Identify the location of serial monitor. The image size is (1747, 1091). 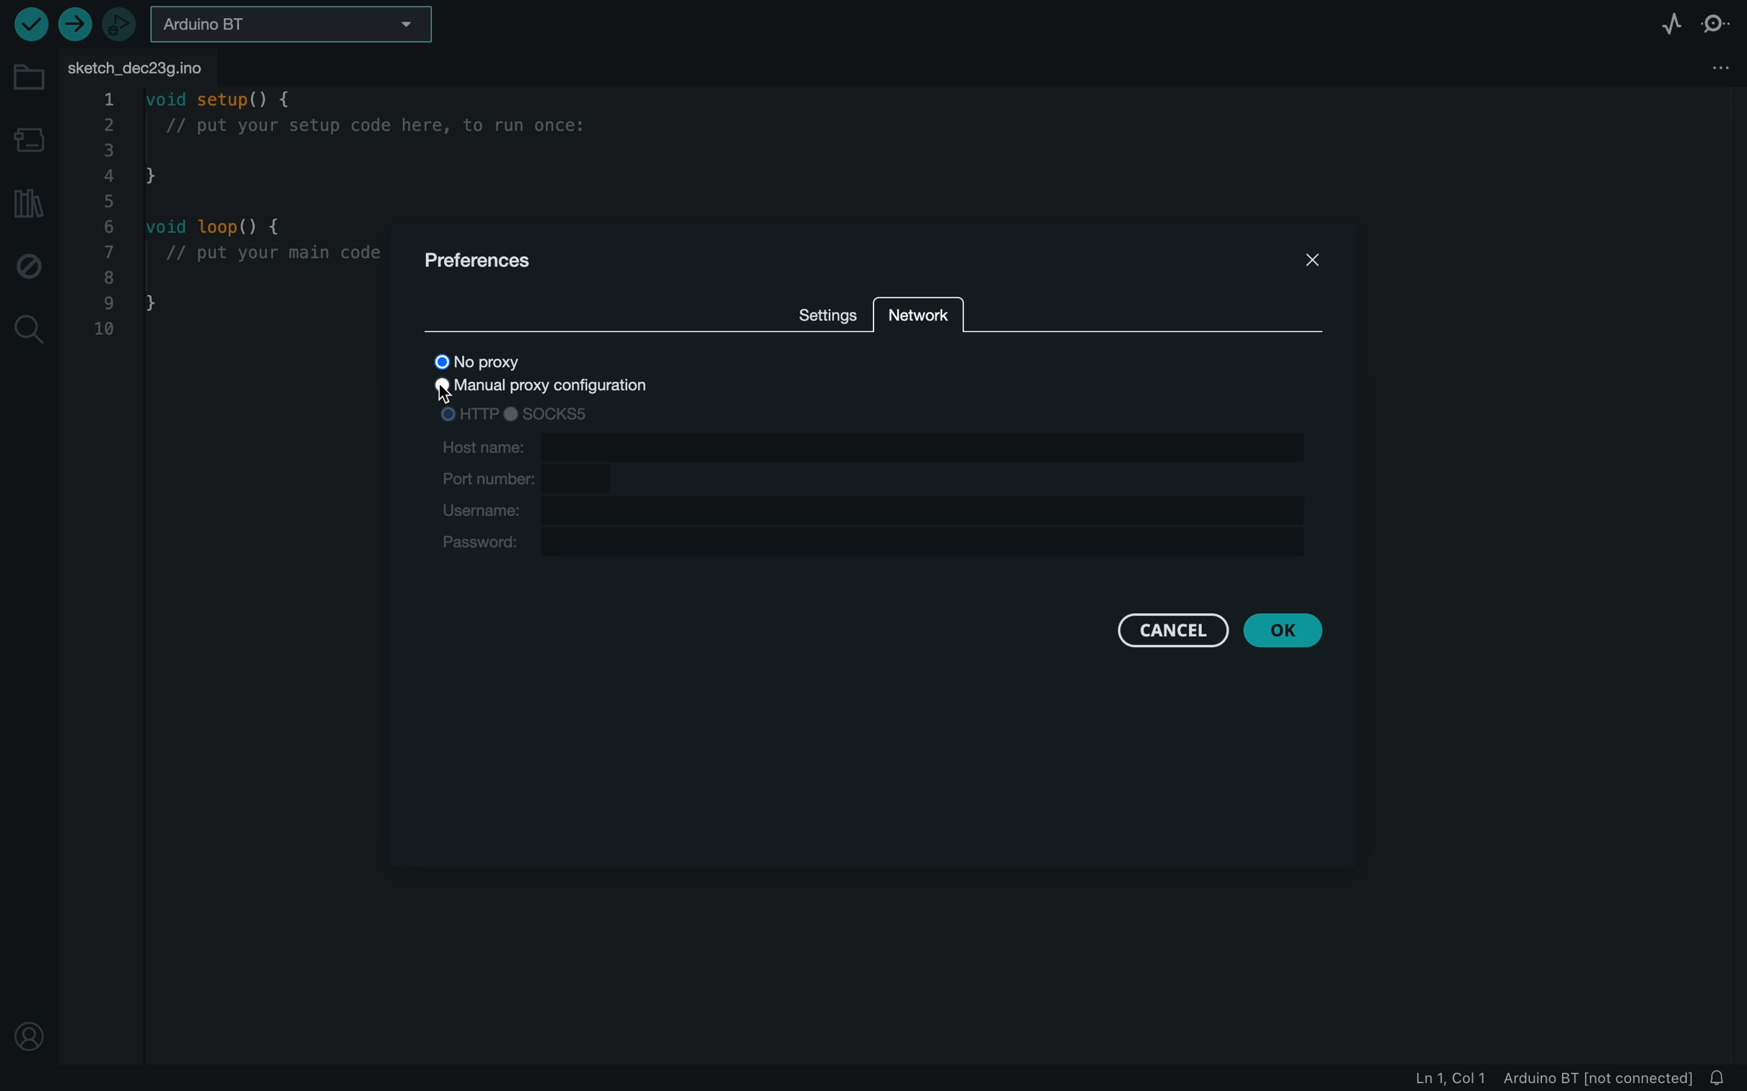
(1717, 23).